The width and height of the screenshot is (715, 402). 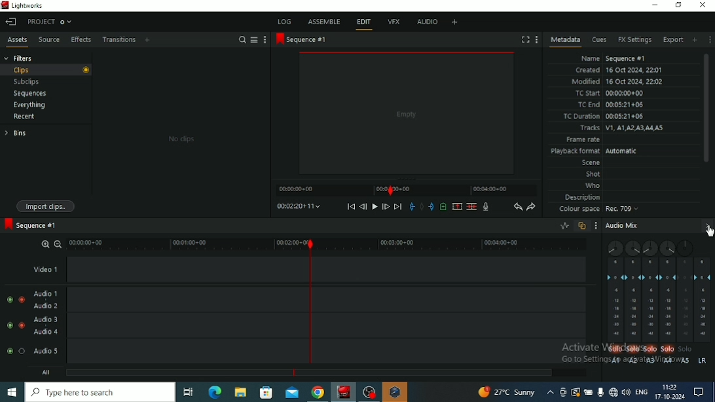 I want to click on Solo this track, so click(x=650, y=350).